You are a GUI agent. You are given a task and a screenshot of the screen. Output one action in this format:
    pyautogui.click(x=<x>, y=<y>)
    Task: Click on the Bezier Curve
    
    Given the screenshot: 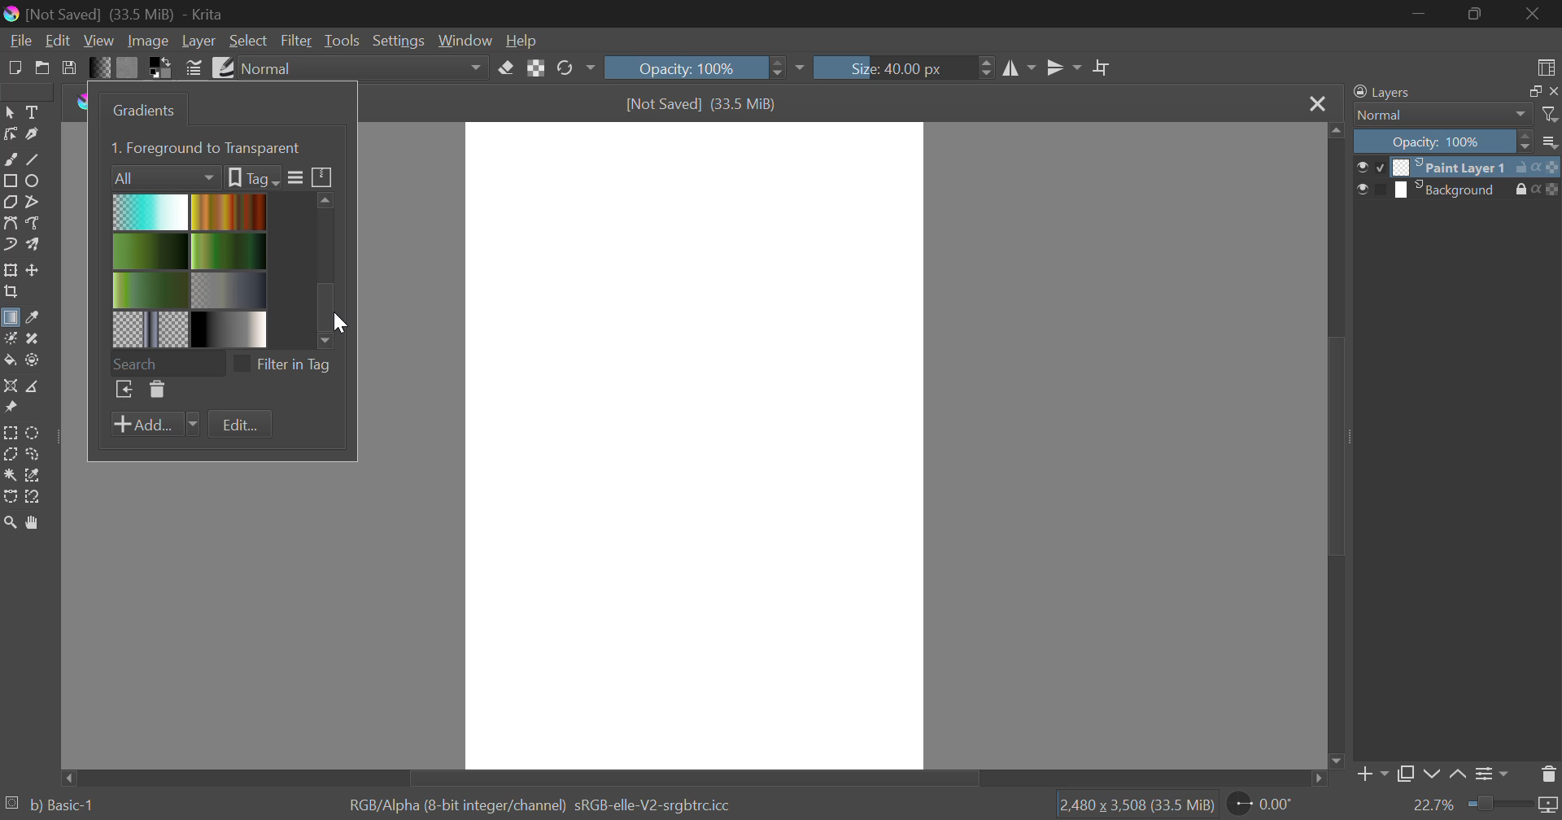 What is the action you would take?
    pyautogui.click(x=10, y=223)
    